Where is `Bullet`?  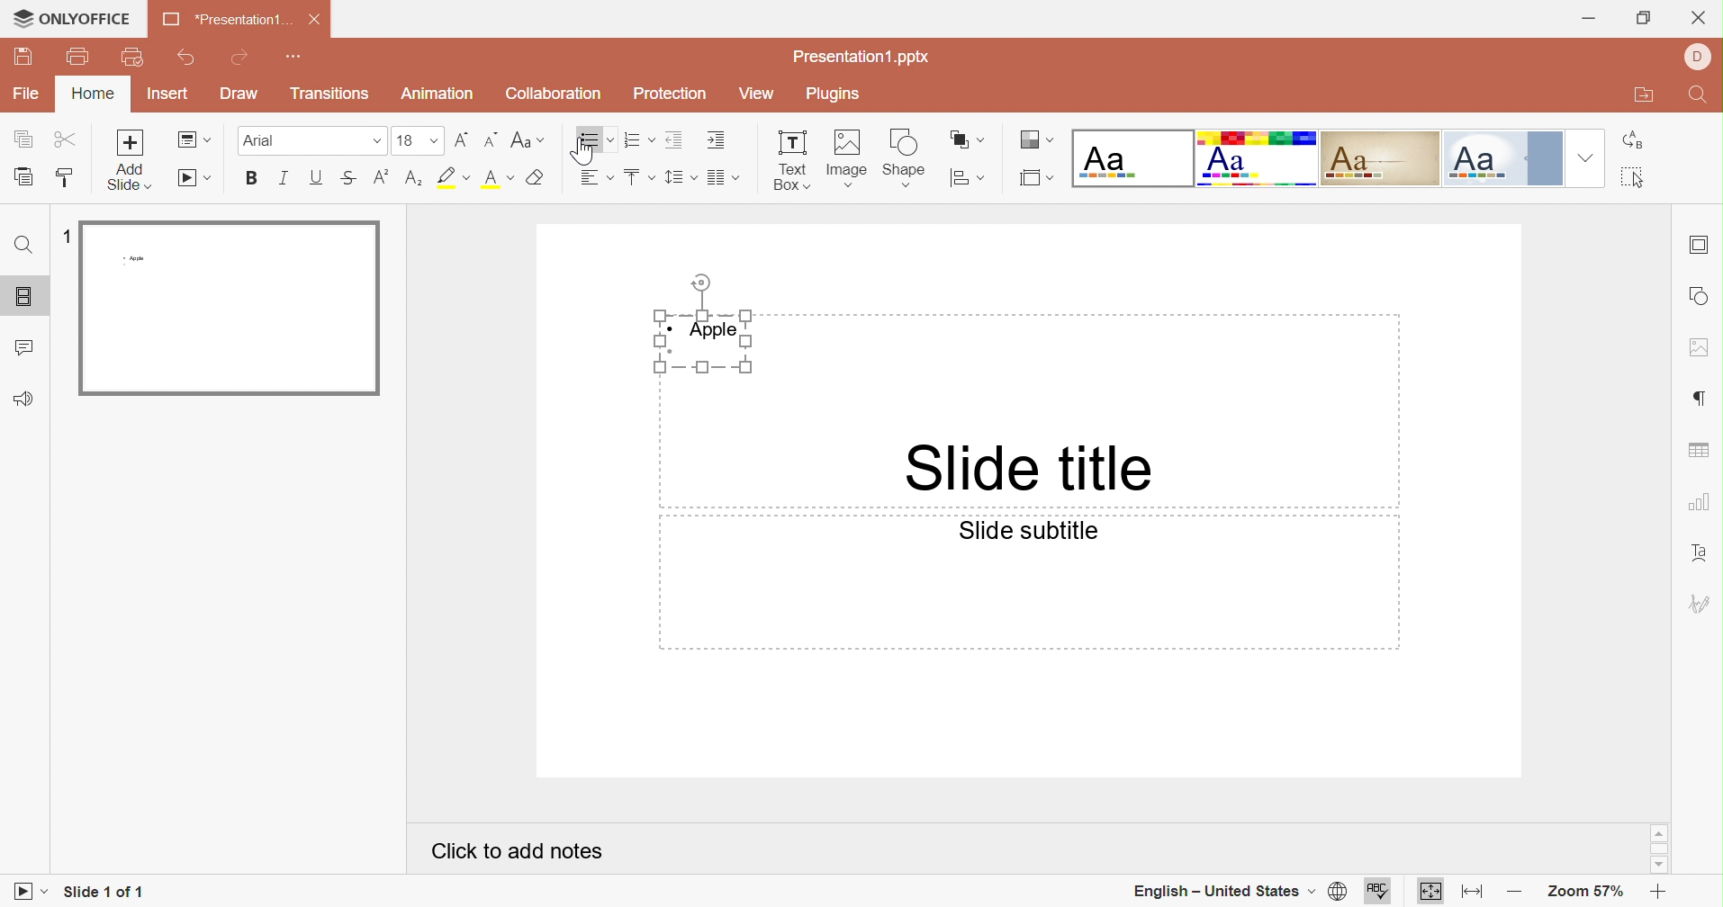 Bullet is located at coordinates (677, 351).